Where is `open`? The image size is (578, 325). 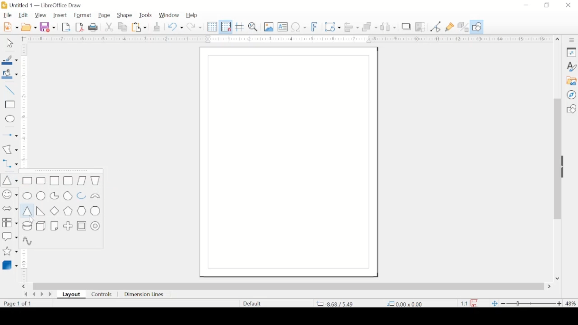
open is located at coordinates (29, 27).